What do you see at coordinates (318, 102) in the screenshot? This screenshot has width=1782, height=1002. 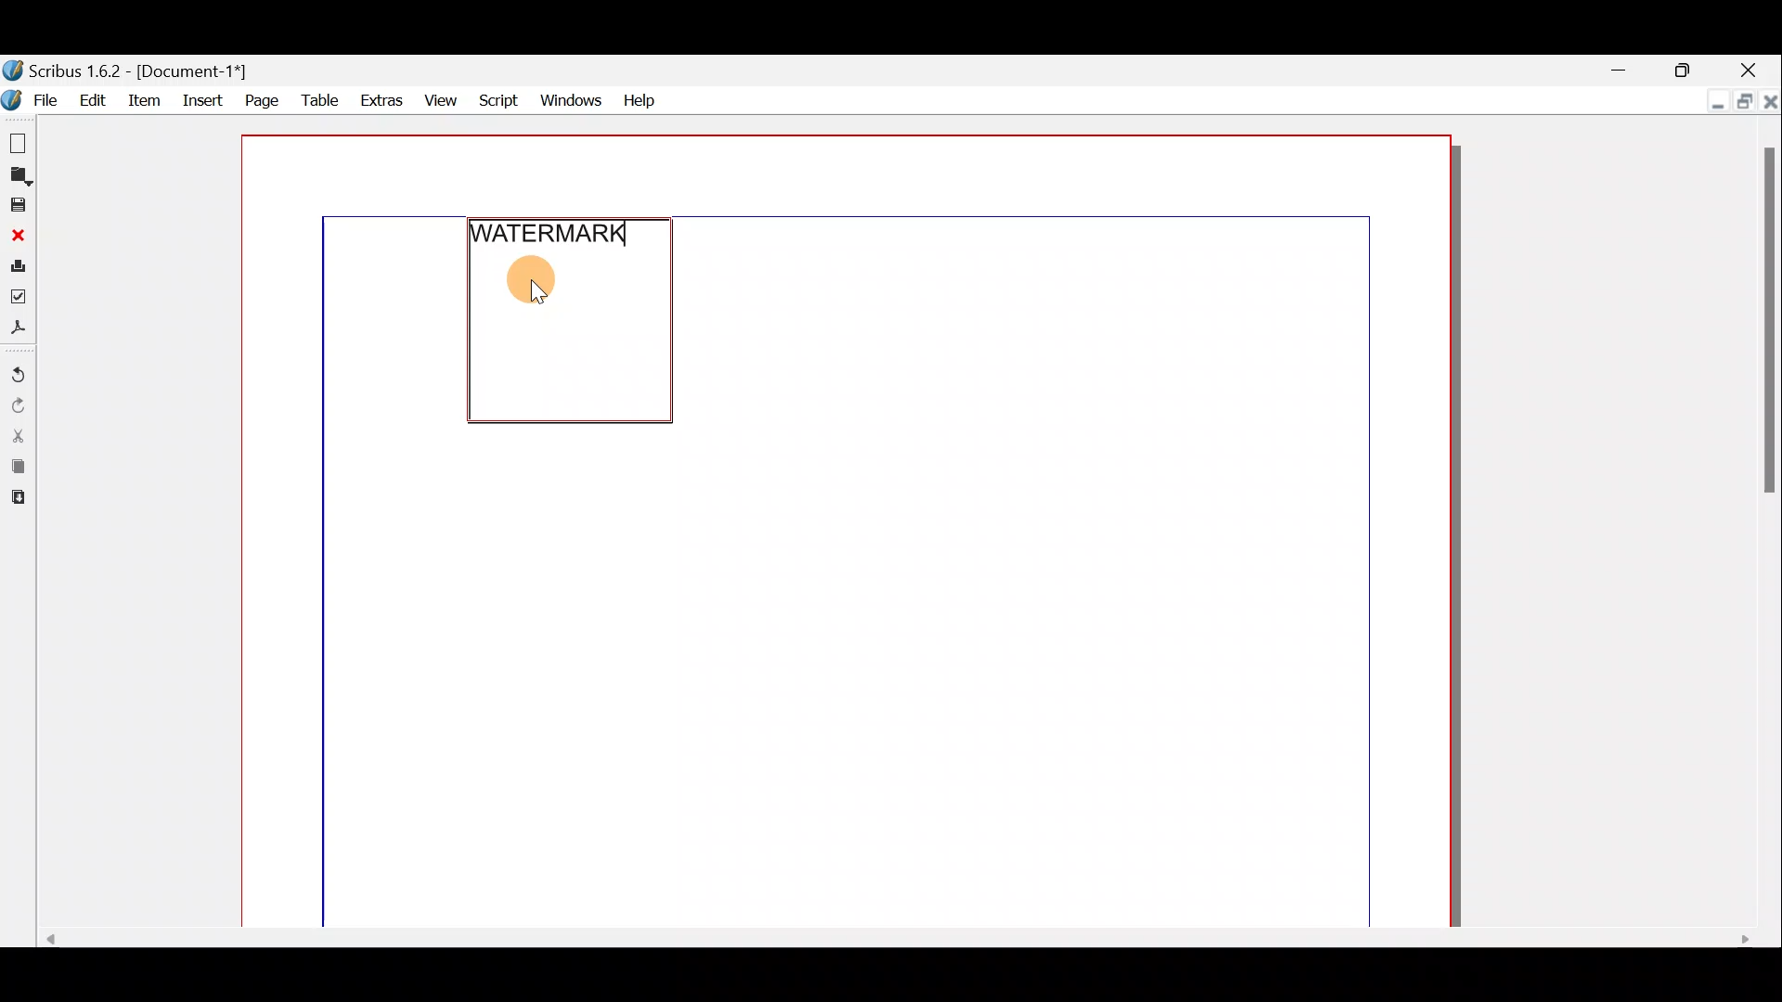 I see `Table` at bounding box center [318, 102].